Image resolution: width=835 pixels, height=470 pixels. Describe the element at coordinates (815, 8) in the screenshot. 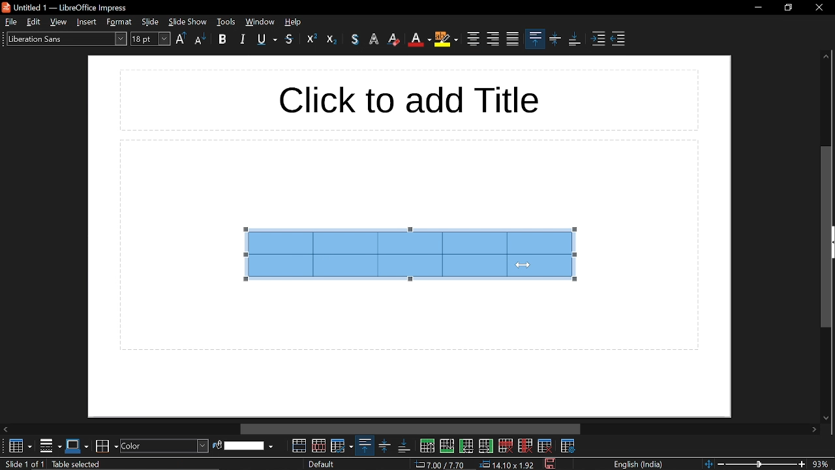

I see `close` at that location.